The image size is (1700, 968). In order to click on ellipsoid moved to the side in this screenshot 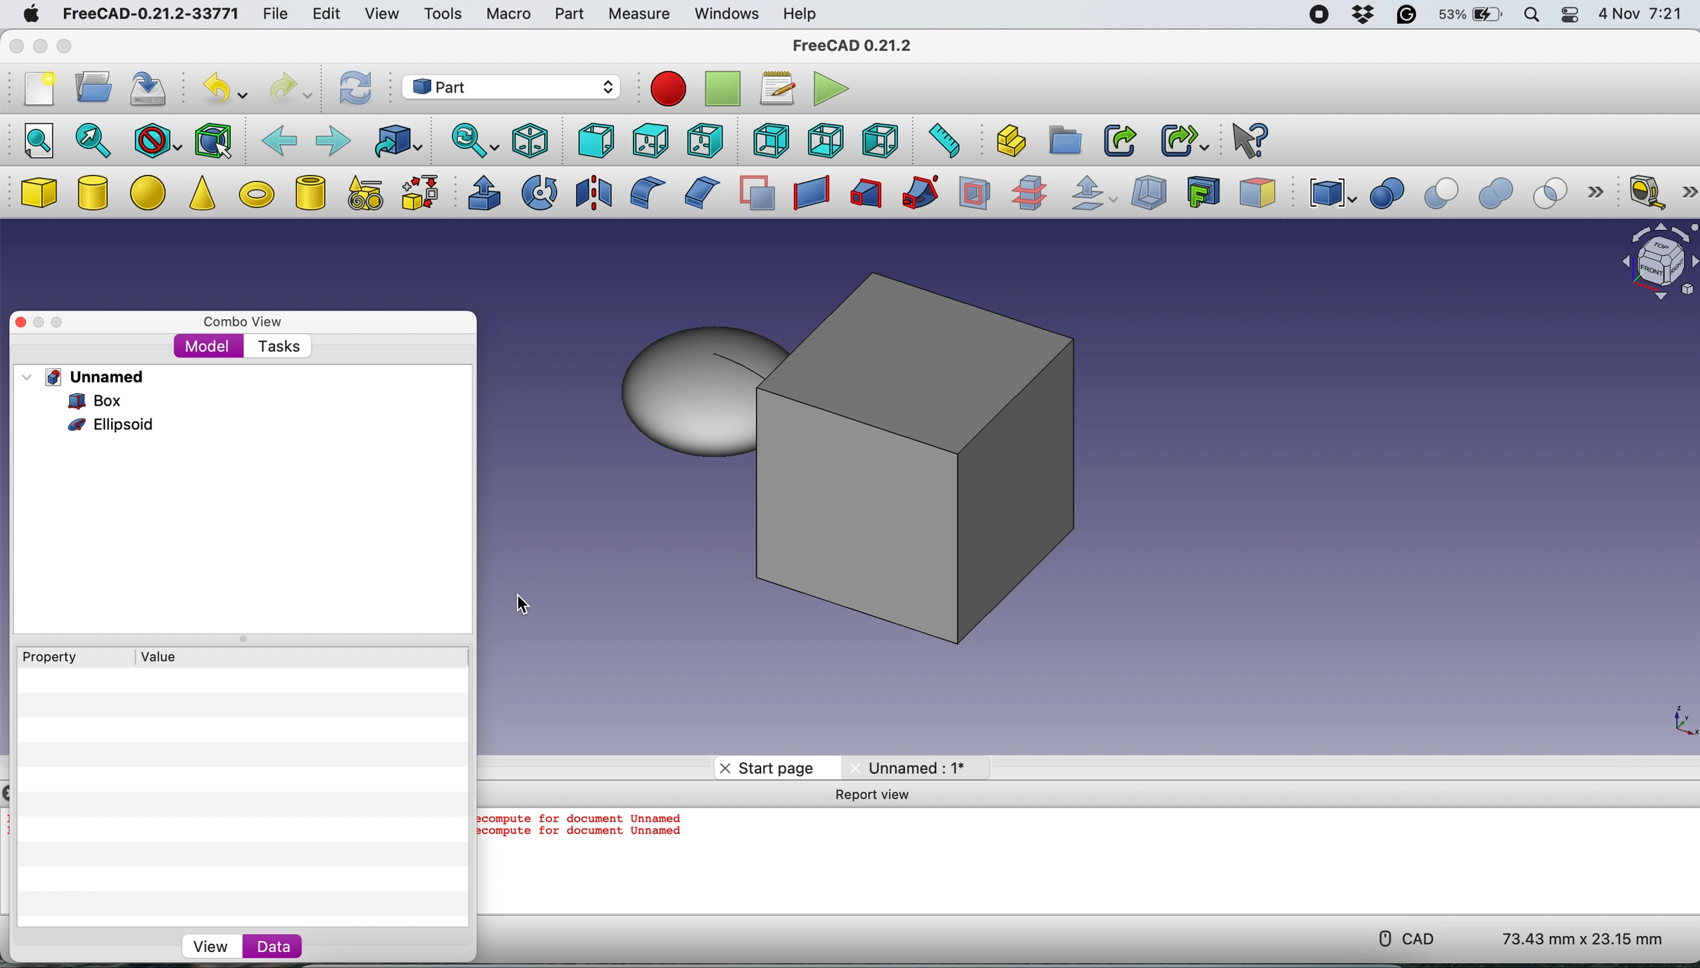, I will do `click(684, 393)`.